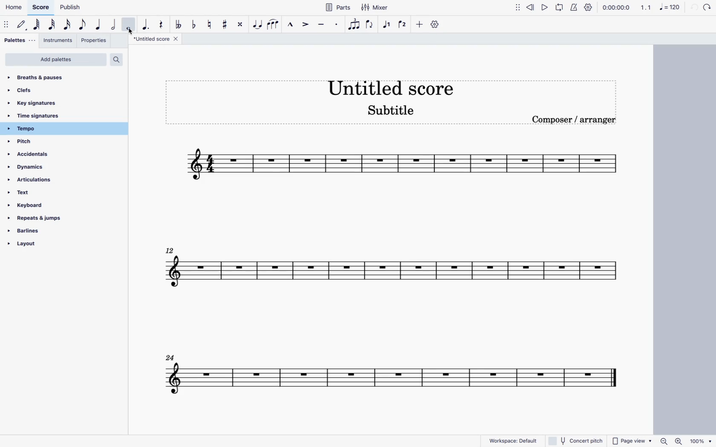 This screenshot has height=447, width=716. I want to click on rest, so click(163, 25).